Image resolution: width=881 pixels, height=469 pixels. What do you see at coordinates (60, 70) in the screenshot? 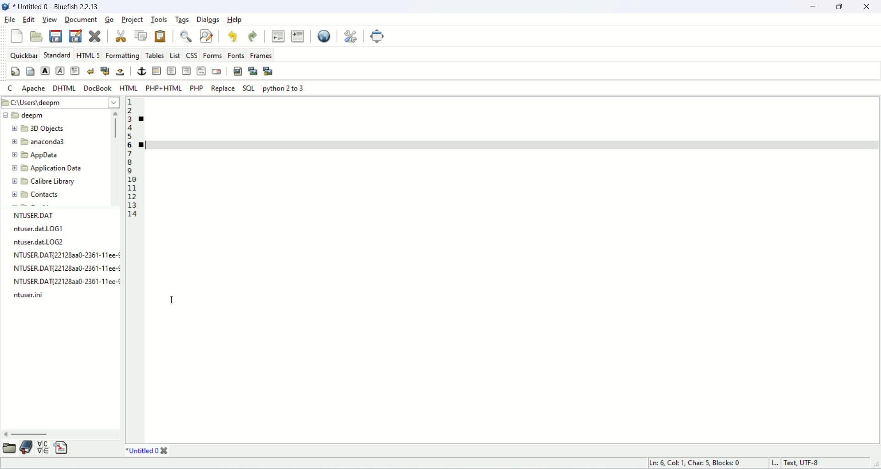
I see `imphasis` at bounding box center [60, 70].